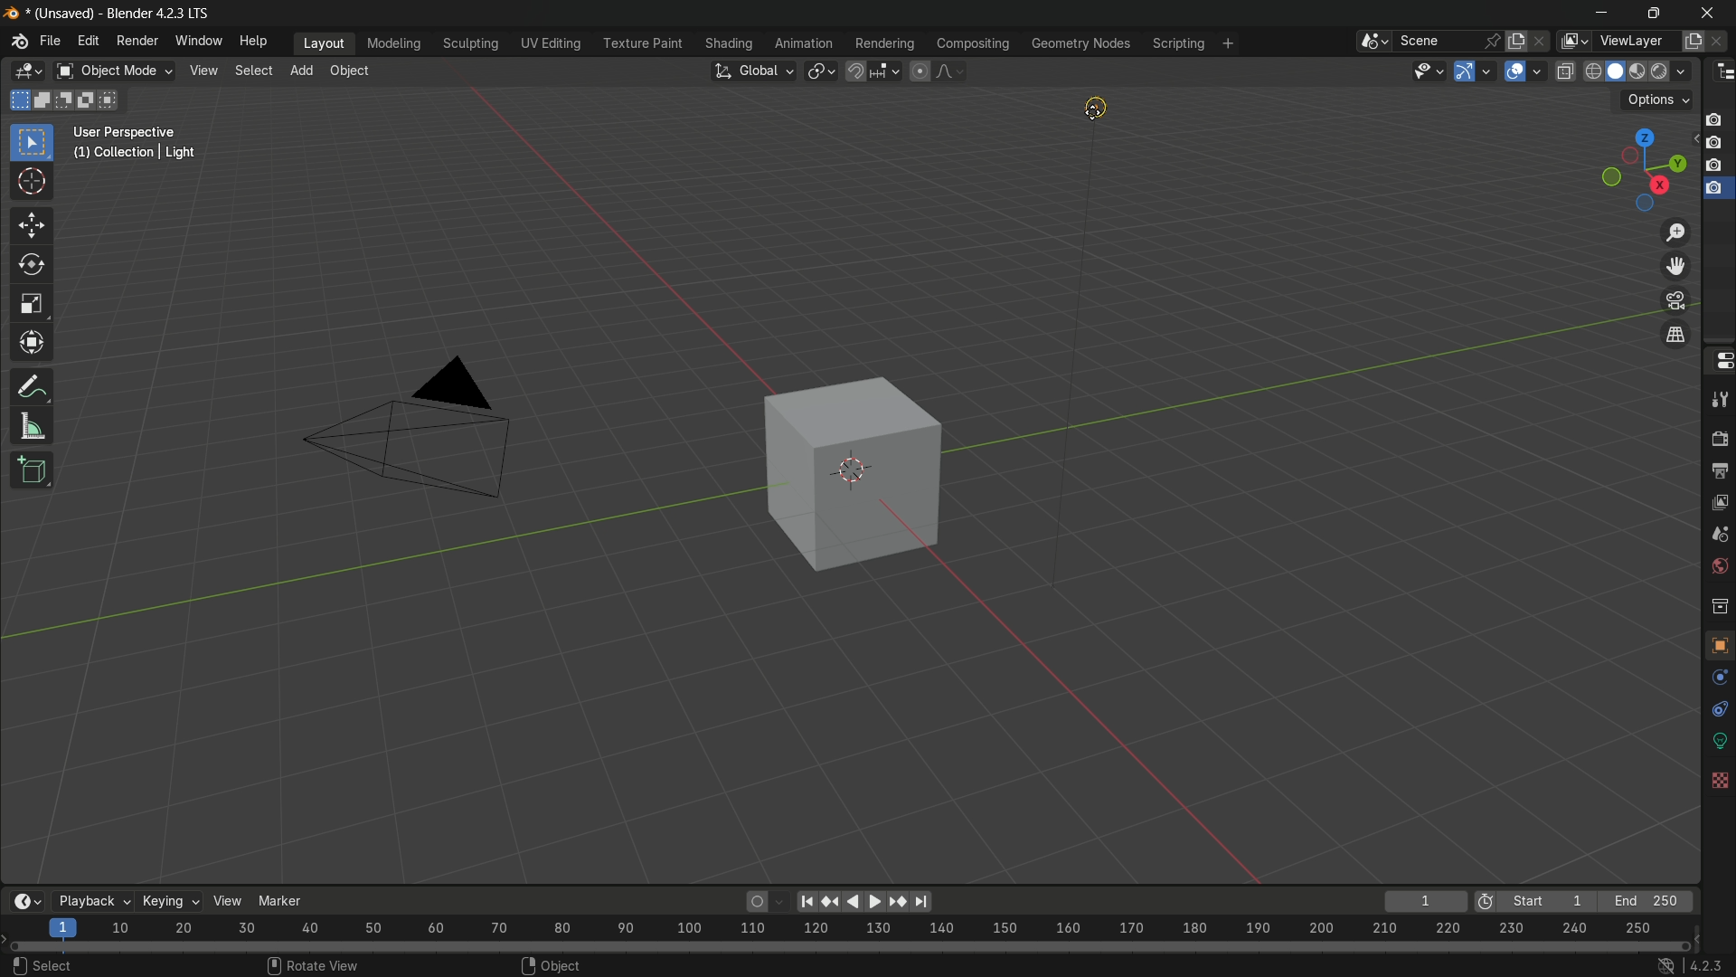  What do you see at coordinates (1718, 878) in the screenshot?
I see `texture` at bounding box center [1718, 878].